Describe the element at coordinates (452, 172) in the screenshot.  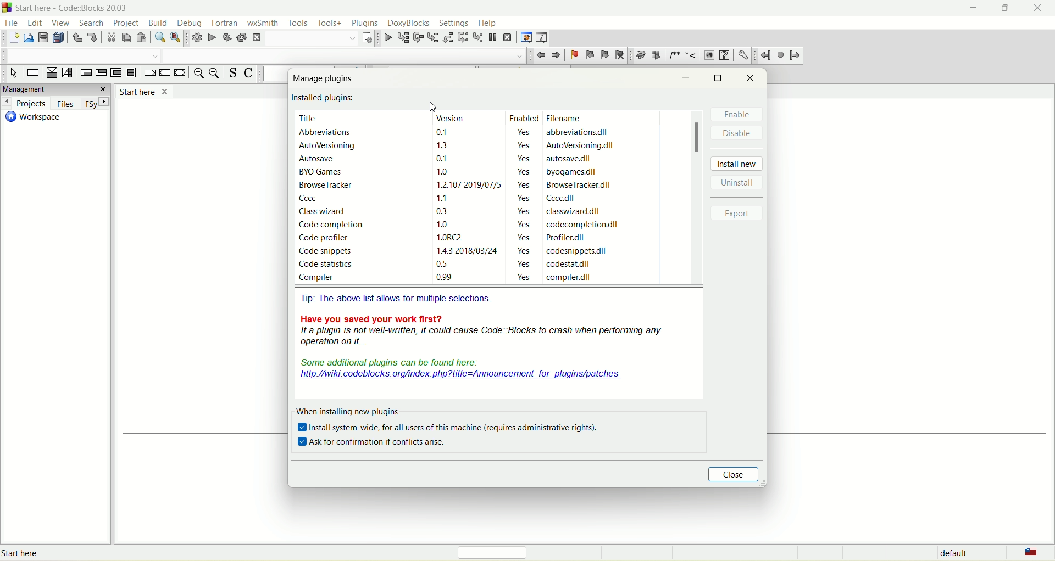
I see `BYO Games 10 Yes  byogames.dil` at that location.